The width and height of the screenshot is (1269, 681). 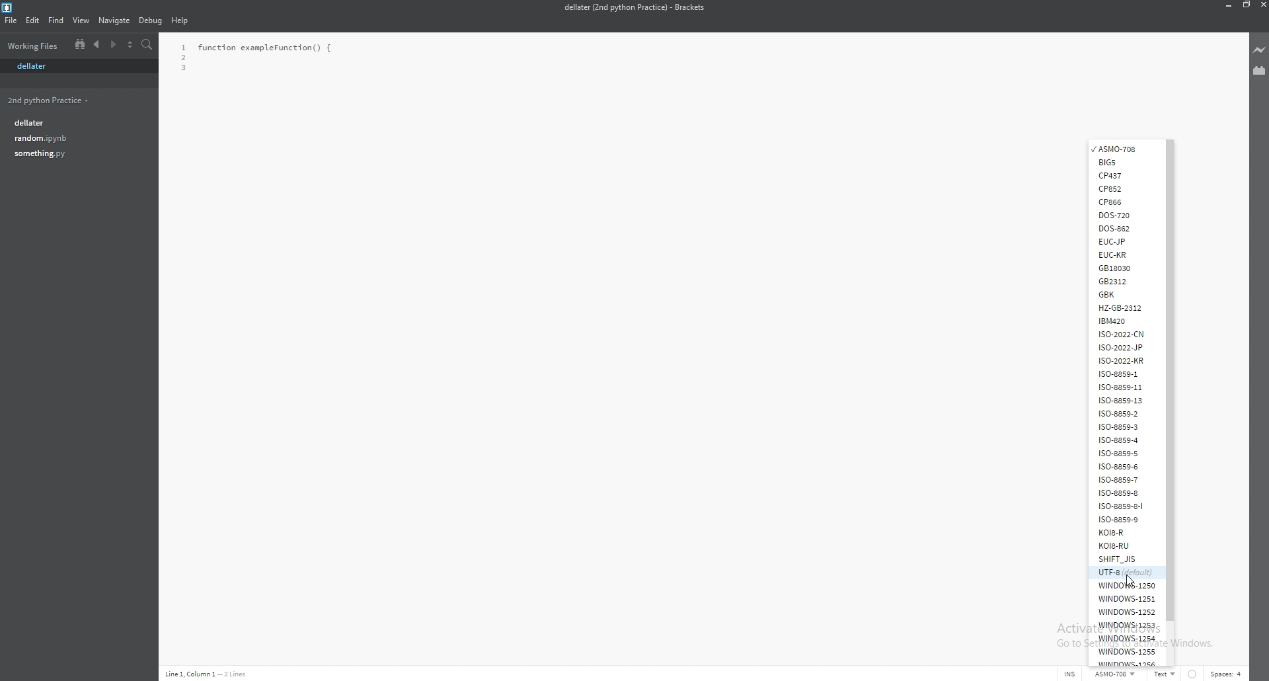 What do you see at coordinates (1125, 255) in the screenshot?
I see `euc-kr` at bounding box center [1125, 255].